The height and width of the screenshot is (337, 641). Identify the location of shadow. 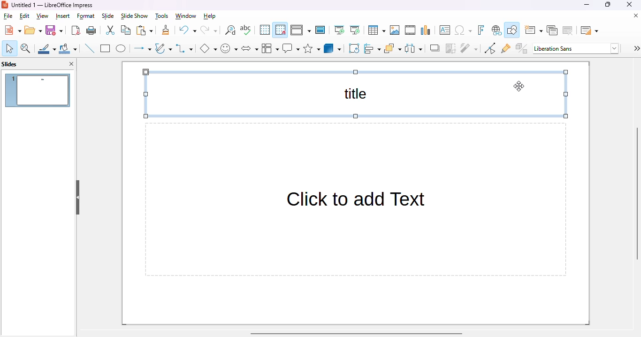
(434, 48).